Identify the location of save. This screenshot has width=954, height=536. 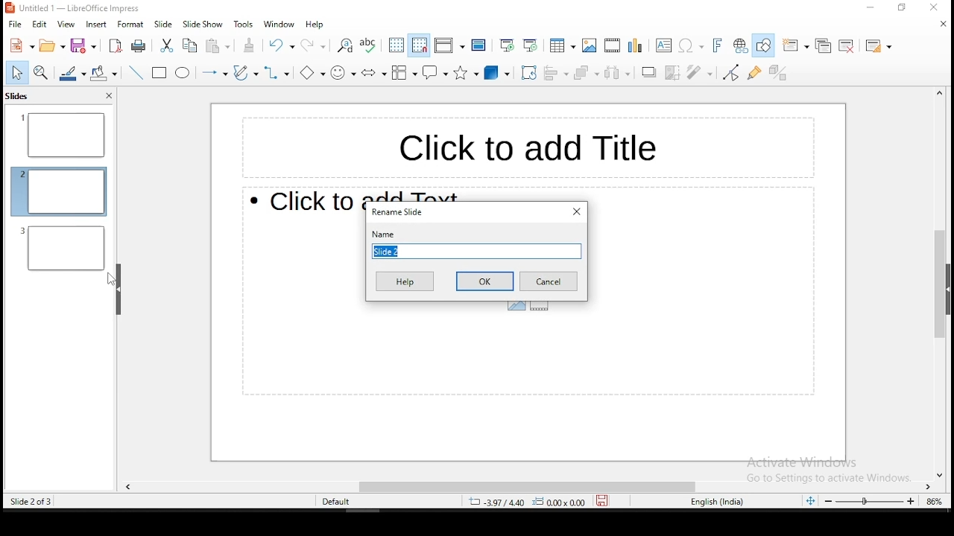
(605, 500).